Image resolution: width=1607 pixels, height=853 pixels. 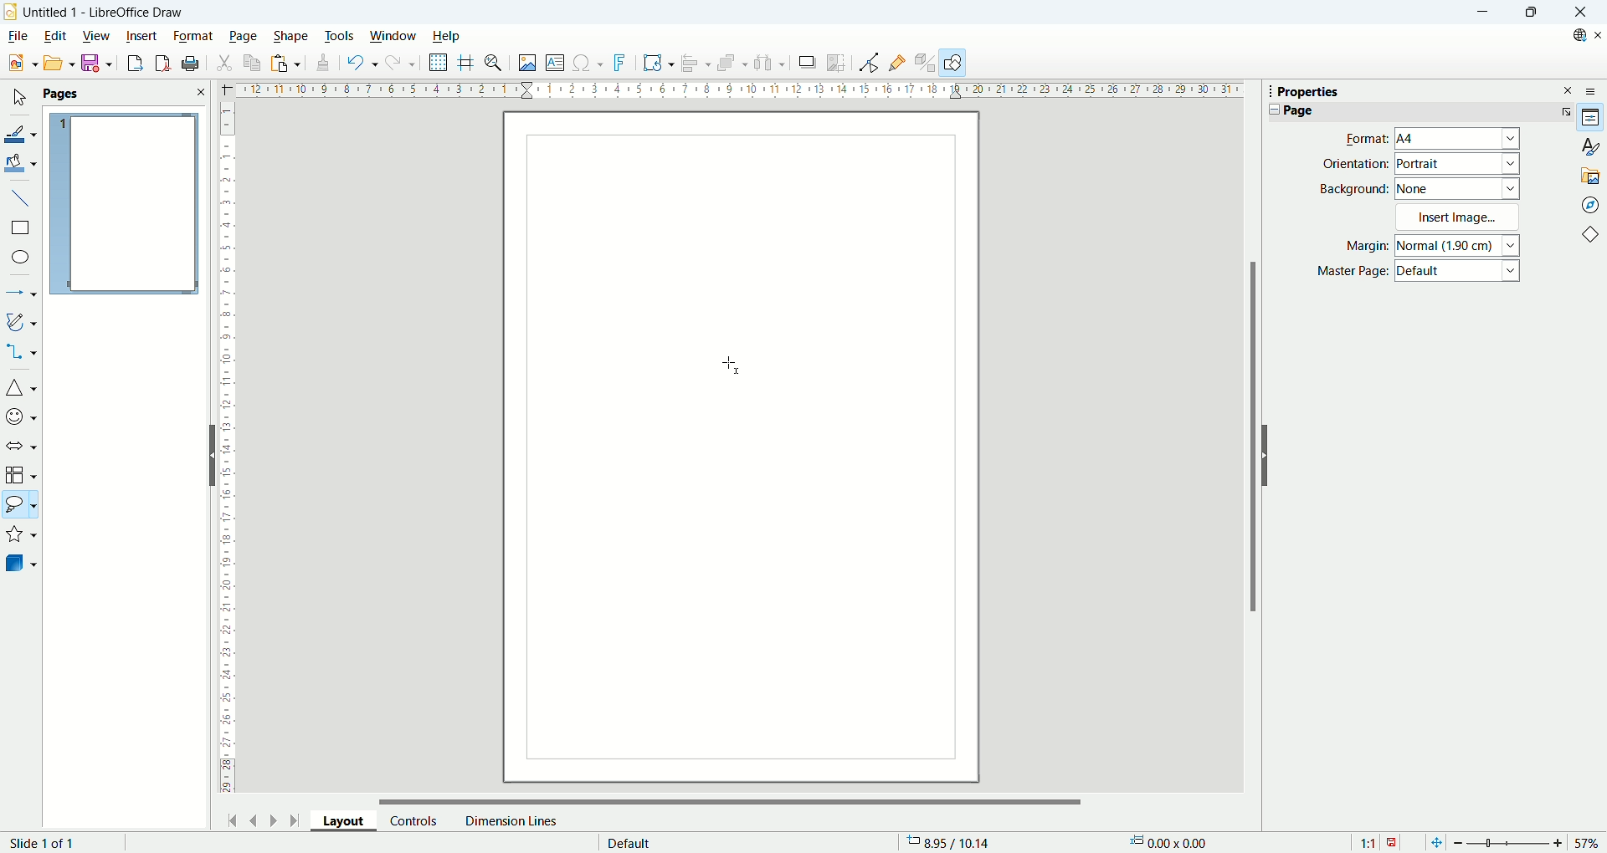 I want to click on page, so click(x=244, y=37).